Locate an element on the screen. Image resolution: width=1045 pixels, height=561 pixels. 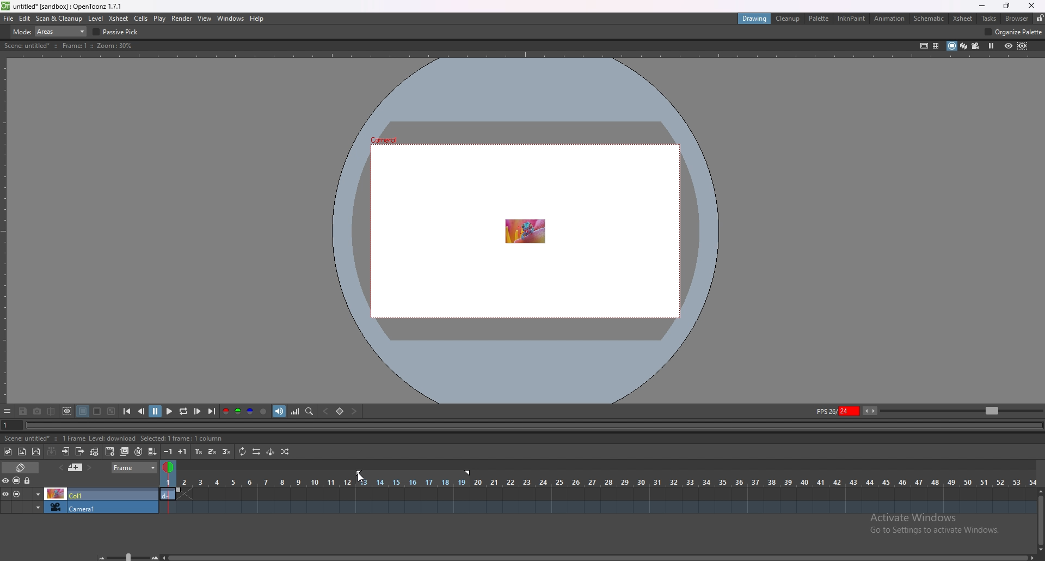
end frame is located at coordinates (470, 473).